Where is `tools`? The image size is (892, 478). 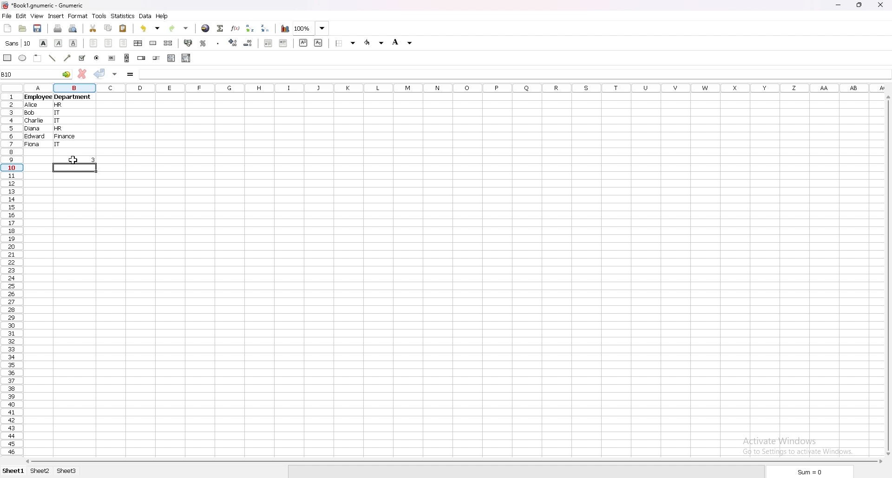 tools is located at coordinates (99, 16).